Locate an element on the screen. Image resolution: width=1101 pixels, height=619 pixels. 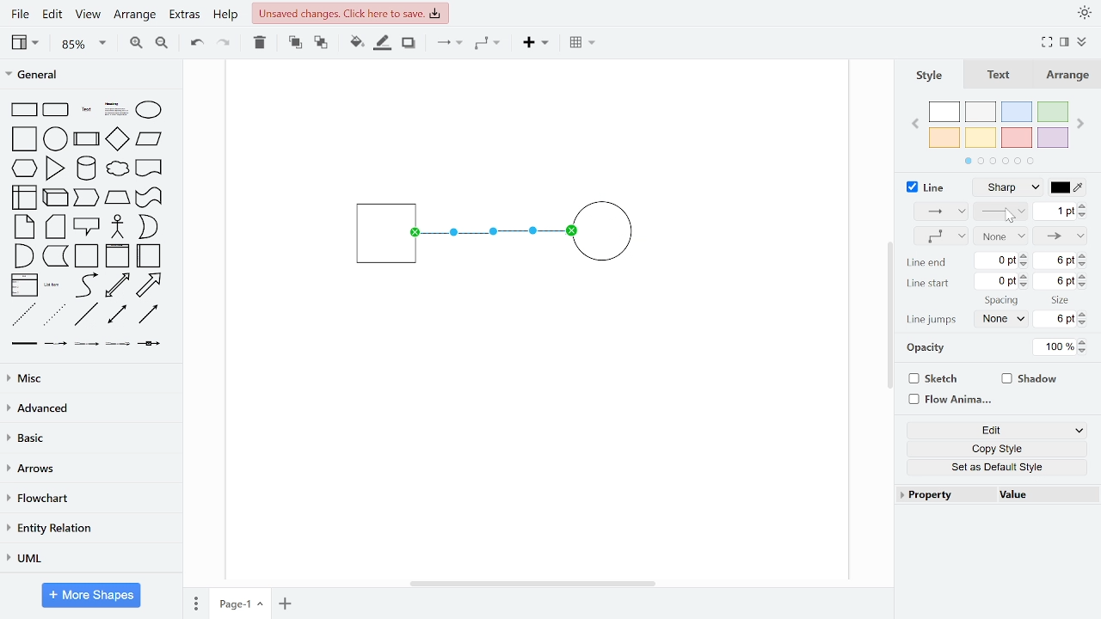
bidirectional connector is located at coordinates (119, 315).